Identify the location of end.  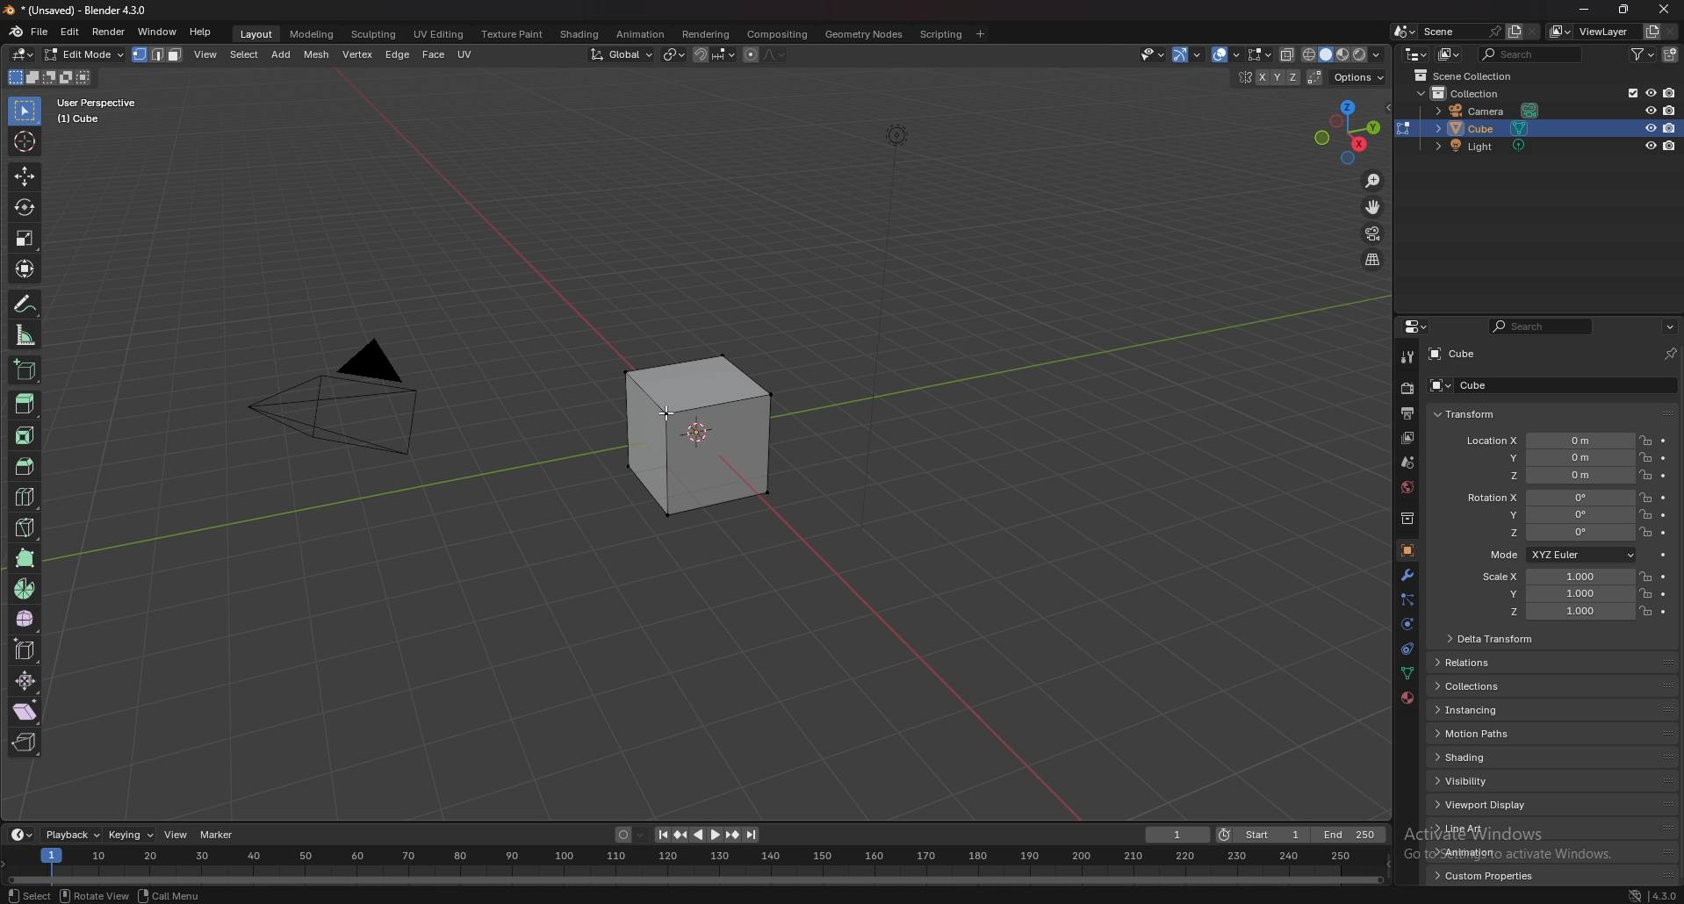
(1348, 835).